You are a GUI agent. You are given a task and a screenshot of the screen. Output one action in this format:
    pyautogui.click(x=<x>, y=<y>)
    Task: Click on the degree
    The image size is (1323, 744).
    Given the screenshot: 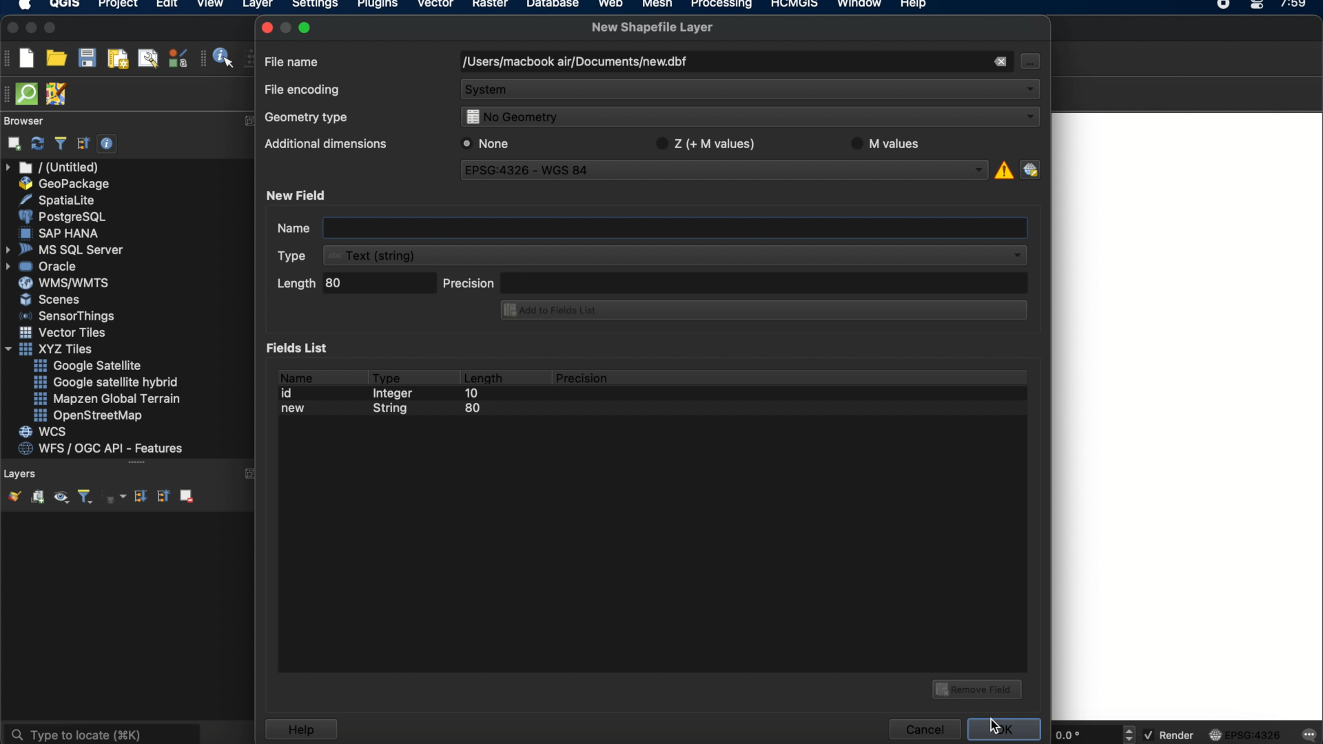 What is the action you would take?
    pyautogui.click(x=1083, y=734)
    